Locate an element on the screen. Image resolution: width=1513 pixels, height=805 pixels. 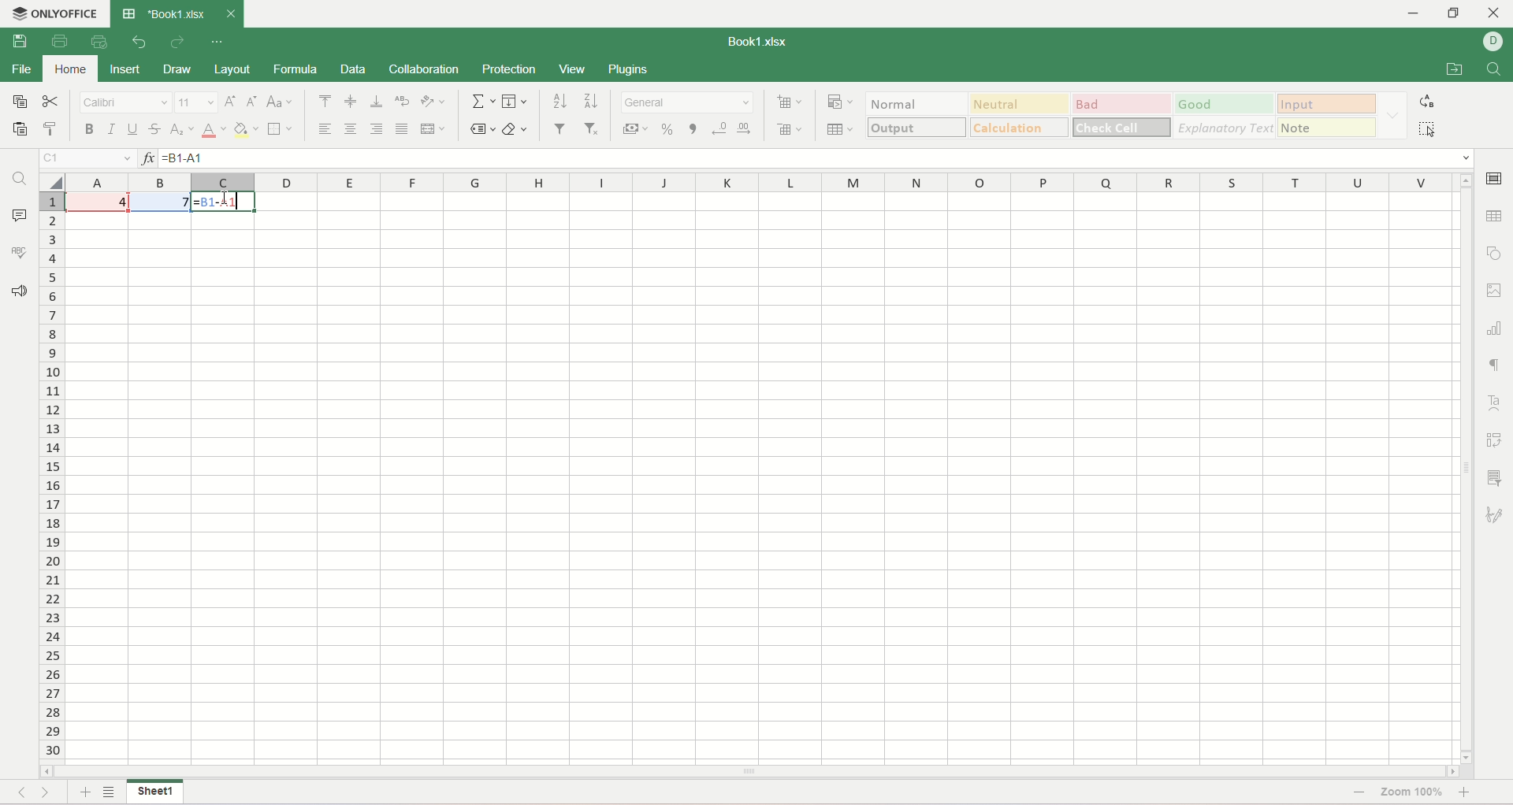
summation is located at coordinates (481, 101).